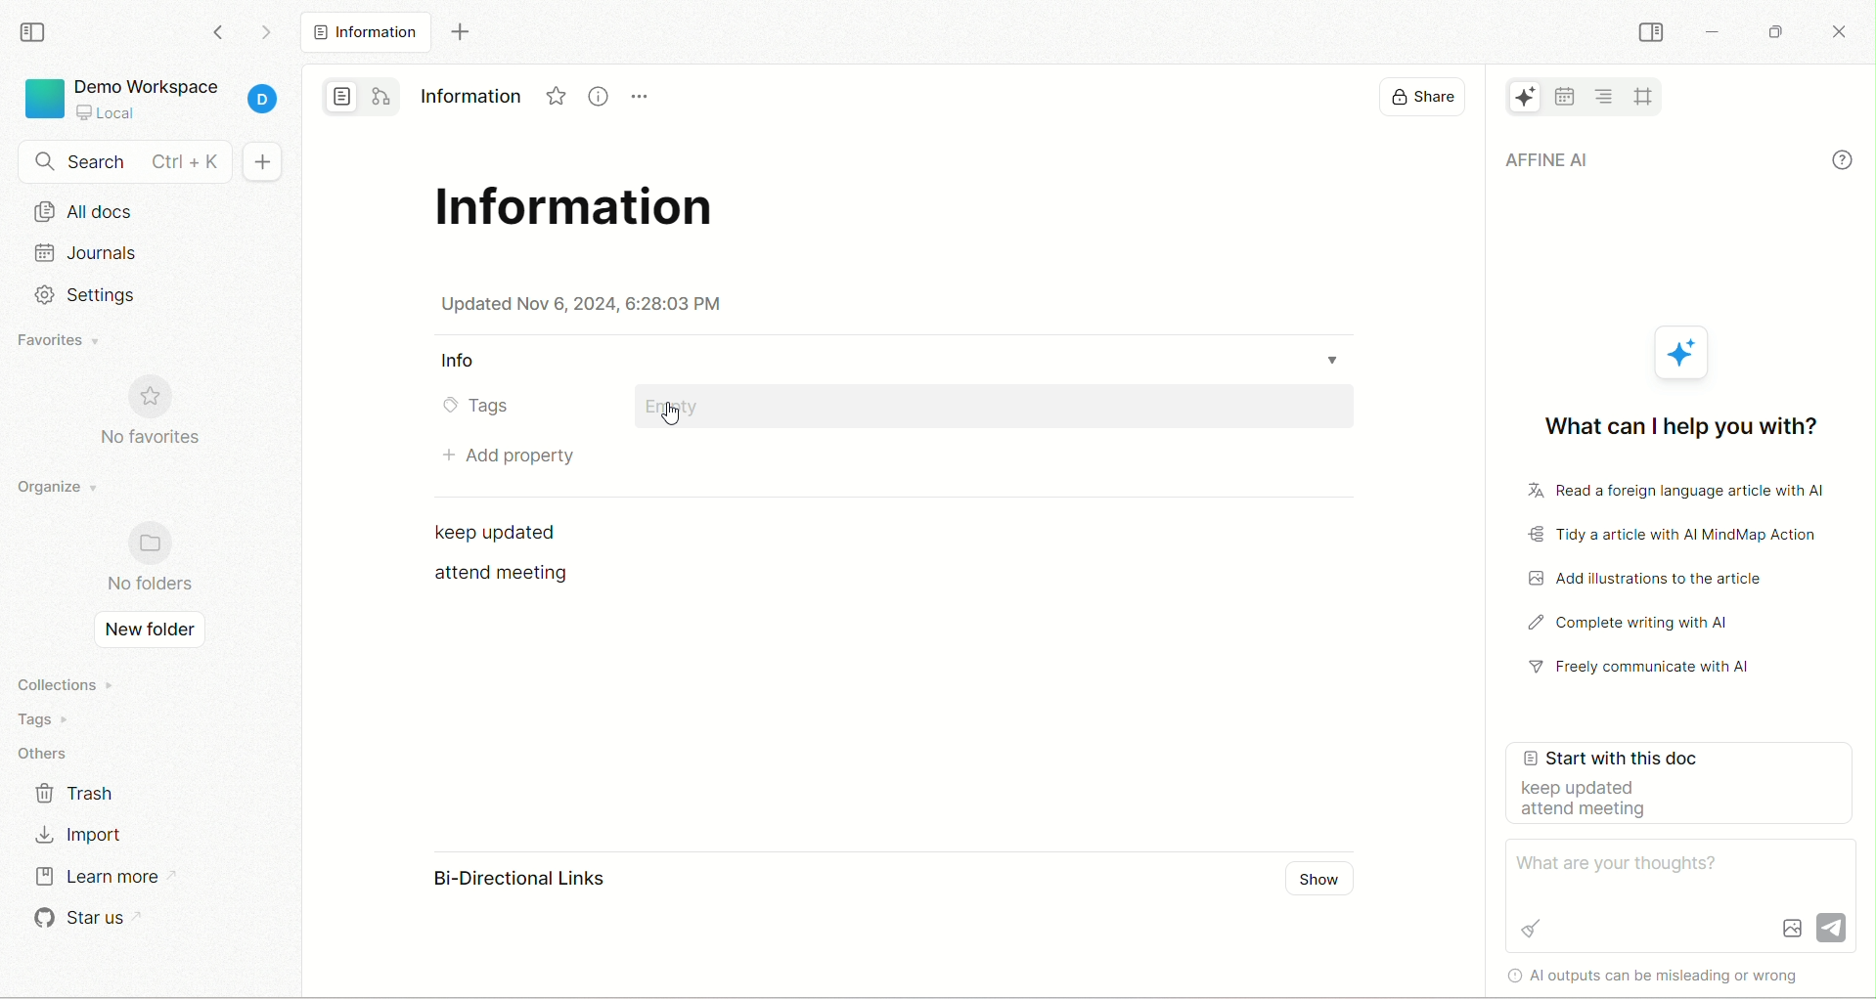 This screenshot has width=1876, height=999. What do you see at coordinates (268, 100) in the screenshot?
I see `account ` at bounding box center [268, 100].